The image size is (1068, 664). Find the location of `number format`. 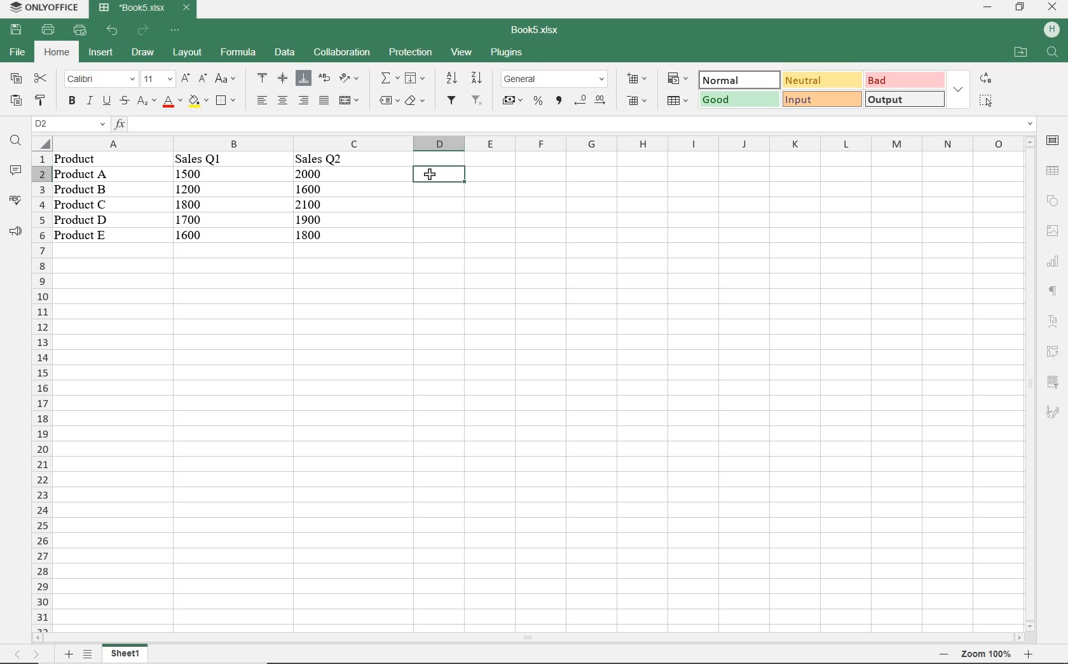

number format is located at coordinates (554, 80).